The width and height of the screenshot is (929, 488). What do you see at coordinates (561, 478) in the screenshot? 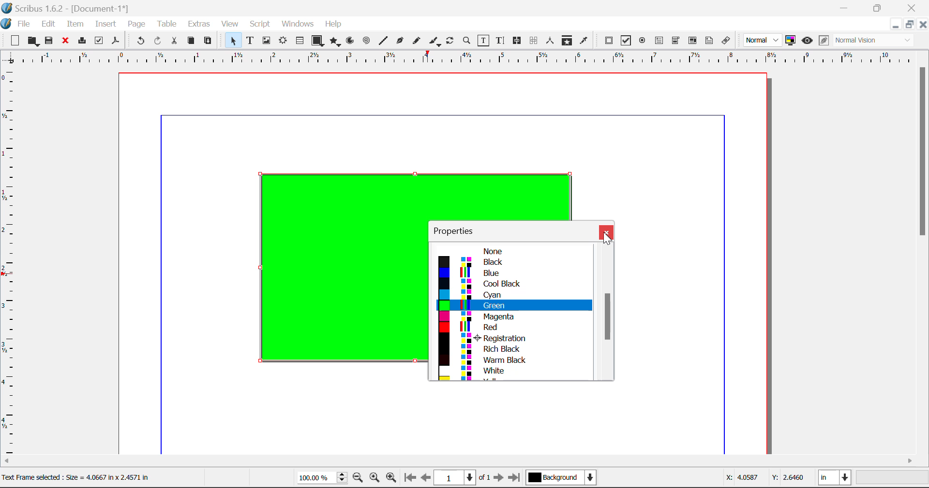
I see `Background` at bounding box center [561, 478].